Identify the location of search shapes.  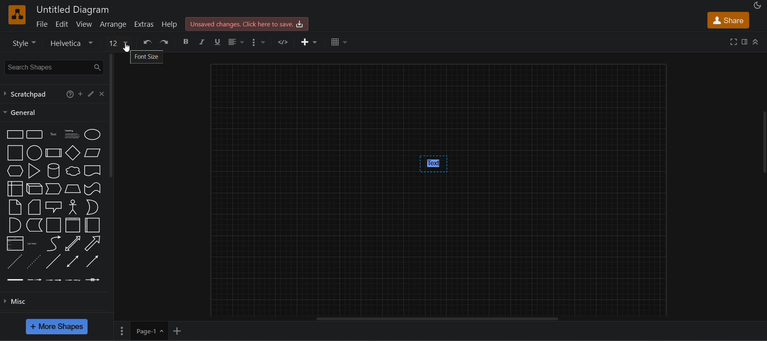
(53, 67).